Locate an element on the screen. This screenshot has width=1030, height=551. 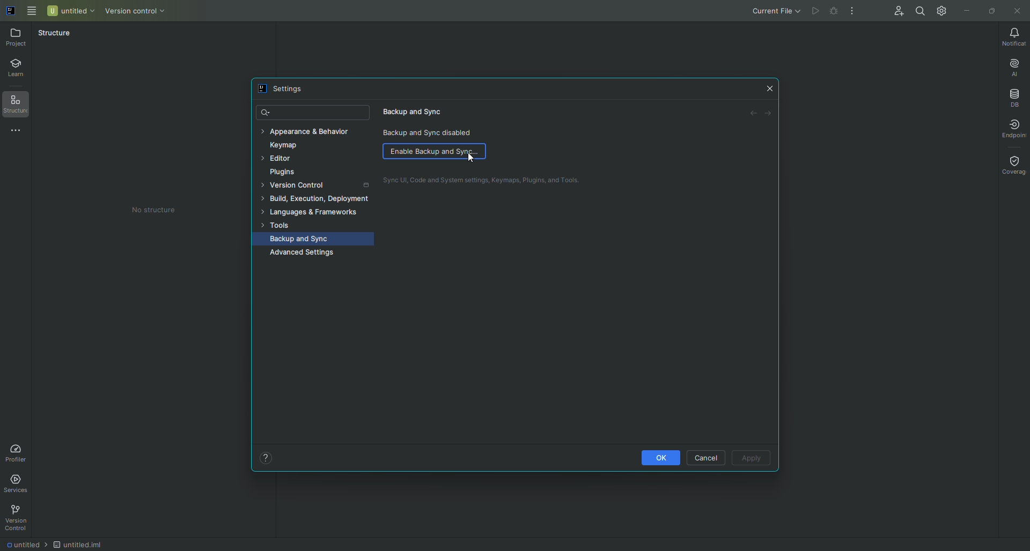
File type is located at coordinates (89, 543).